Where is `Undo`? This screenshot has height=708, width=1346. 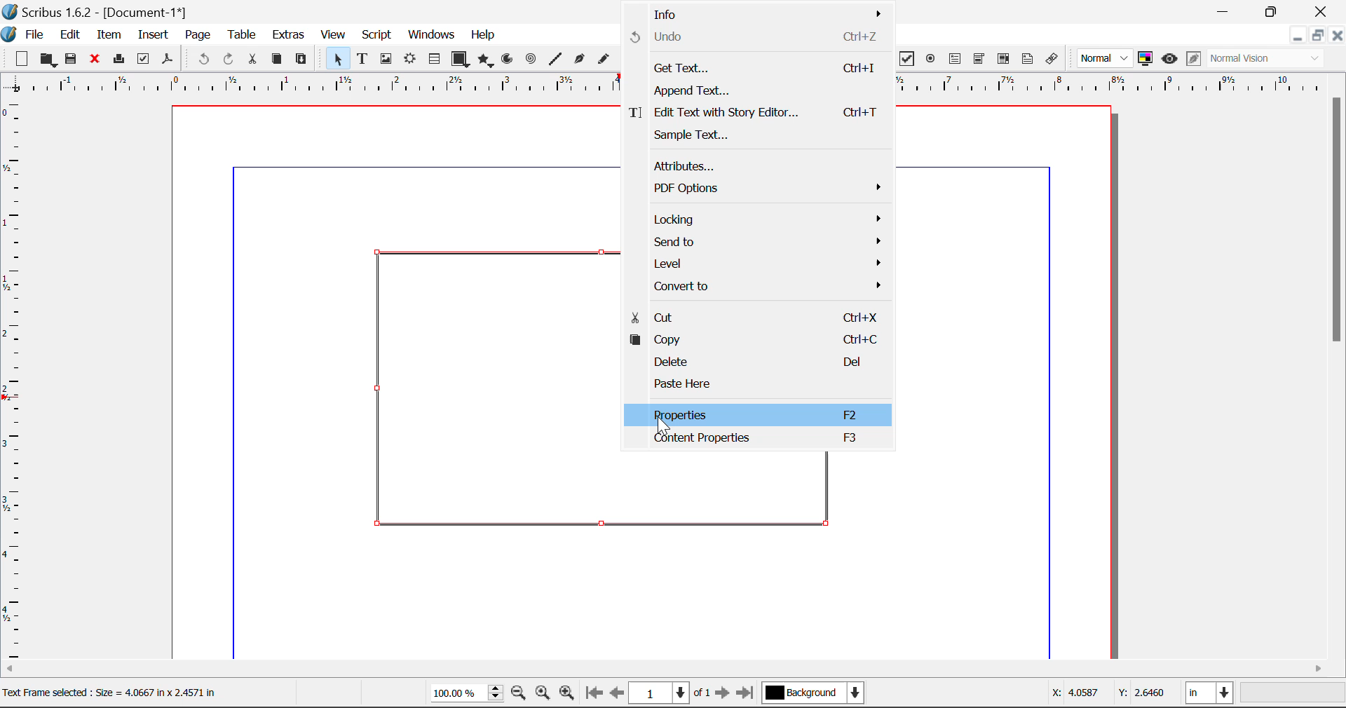
Undo is located at coordinates (201, 60).